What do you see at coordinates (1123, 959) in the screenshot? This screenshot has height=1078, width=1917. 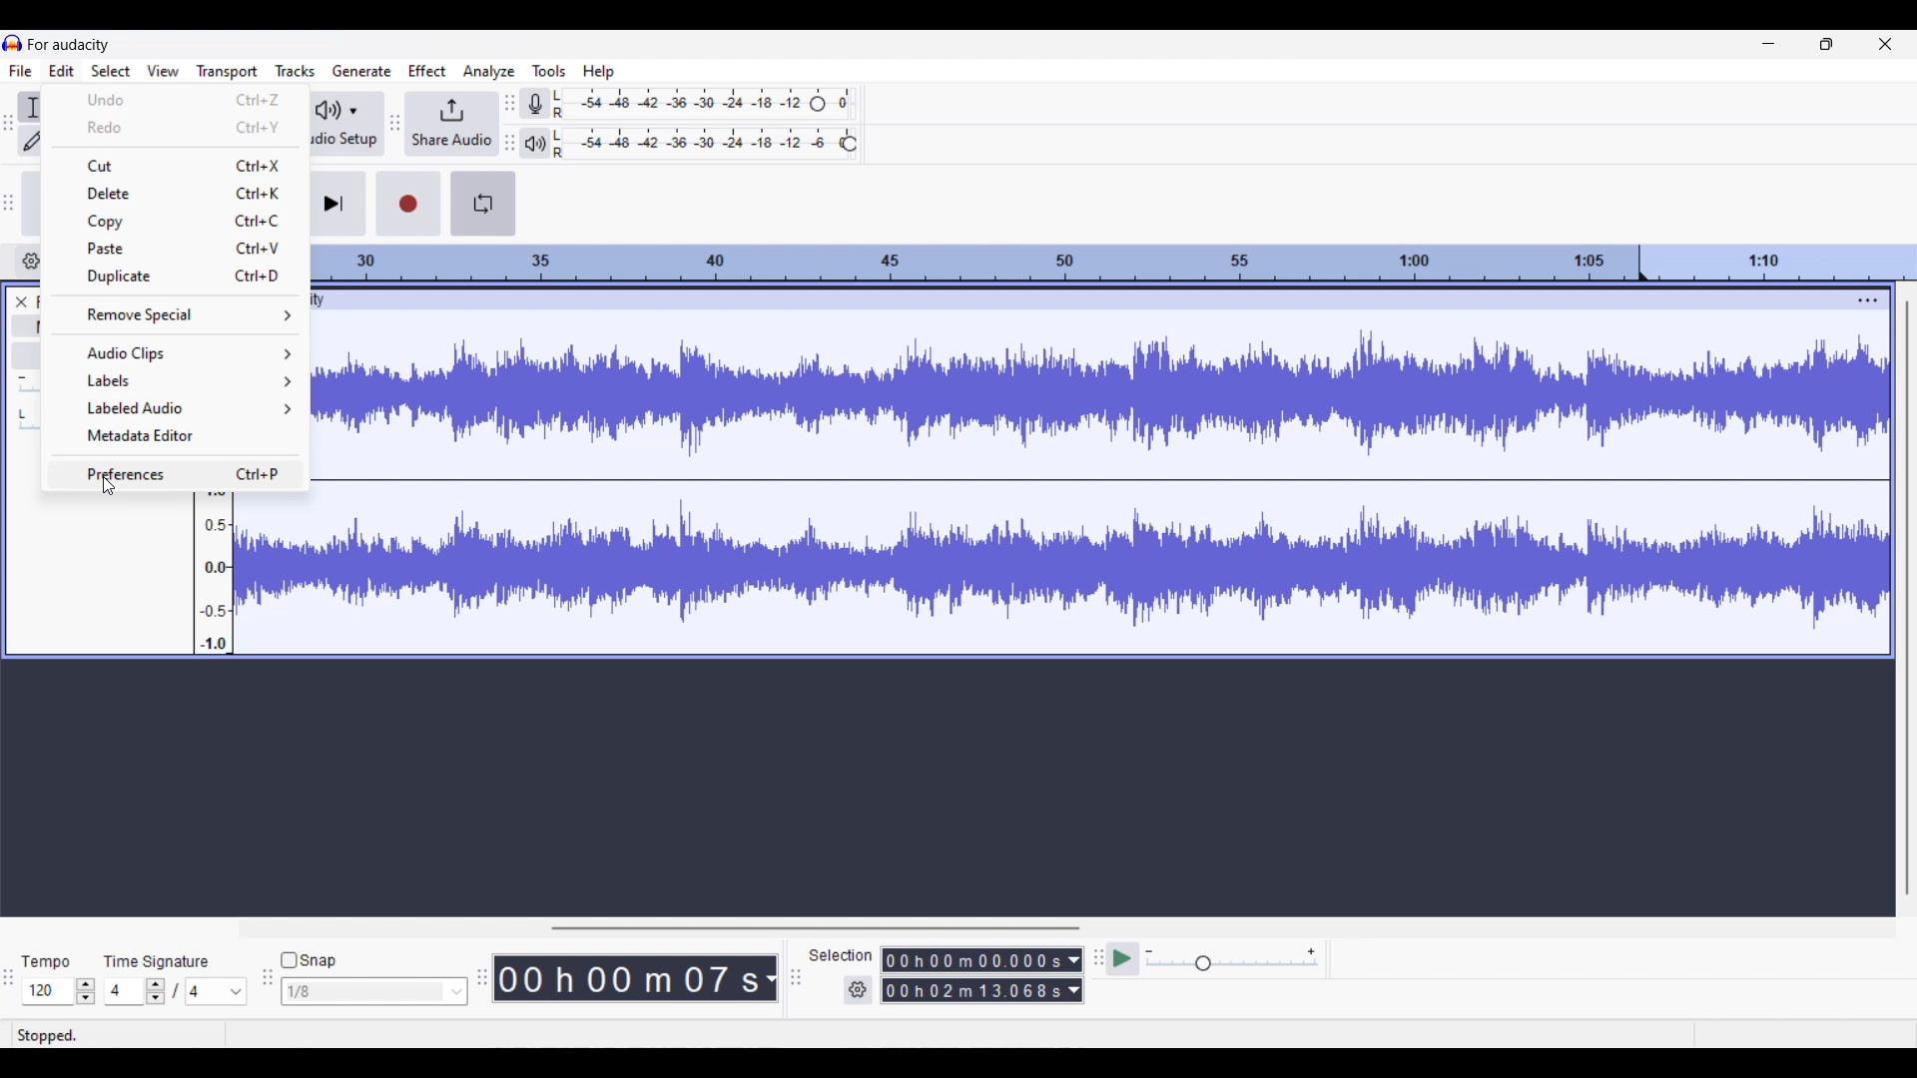 I see `Play at speed/Play at speed once` at bounding box center [1123, 959].